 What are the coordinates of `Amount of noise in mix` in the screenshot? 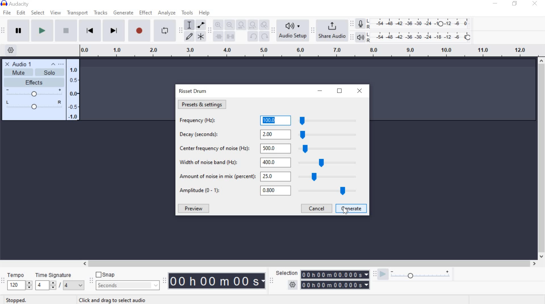 It's located at (272, 178).